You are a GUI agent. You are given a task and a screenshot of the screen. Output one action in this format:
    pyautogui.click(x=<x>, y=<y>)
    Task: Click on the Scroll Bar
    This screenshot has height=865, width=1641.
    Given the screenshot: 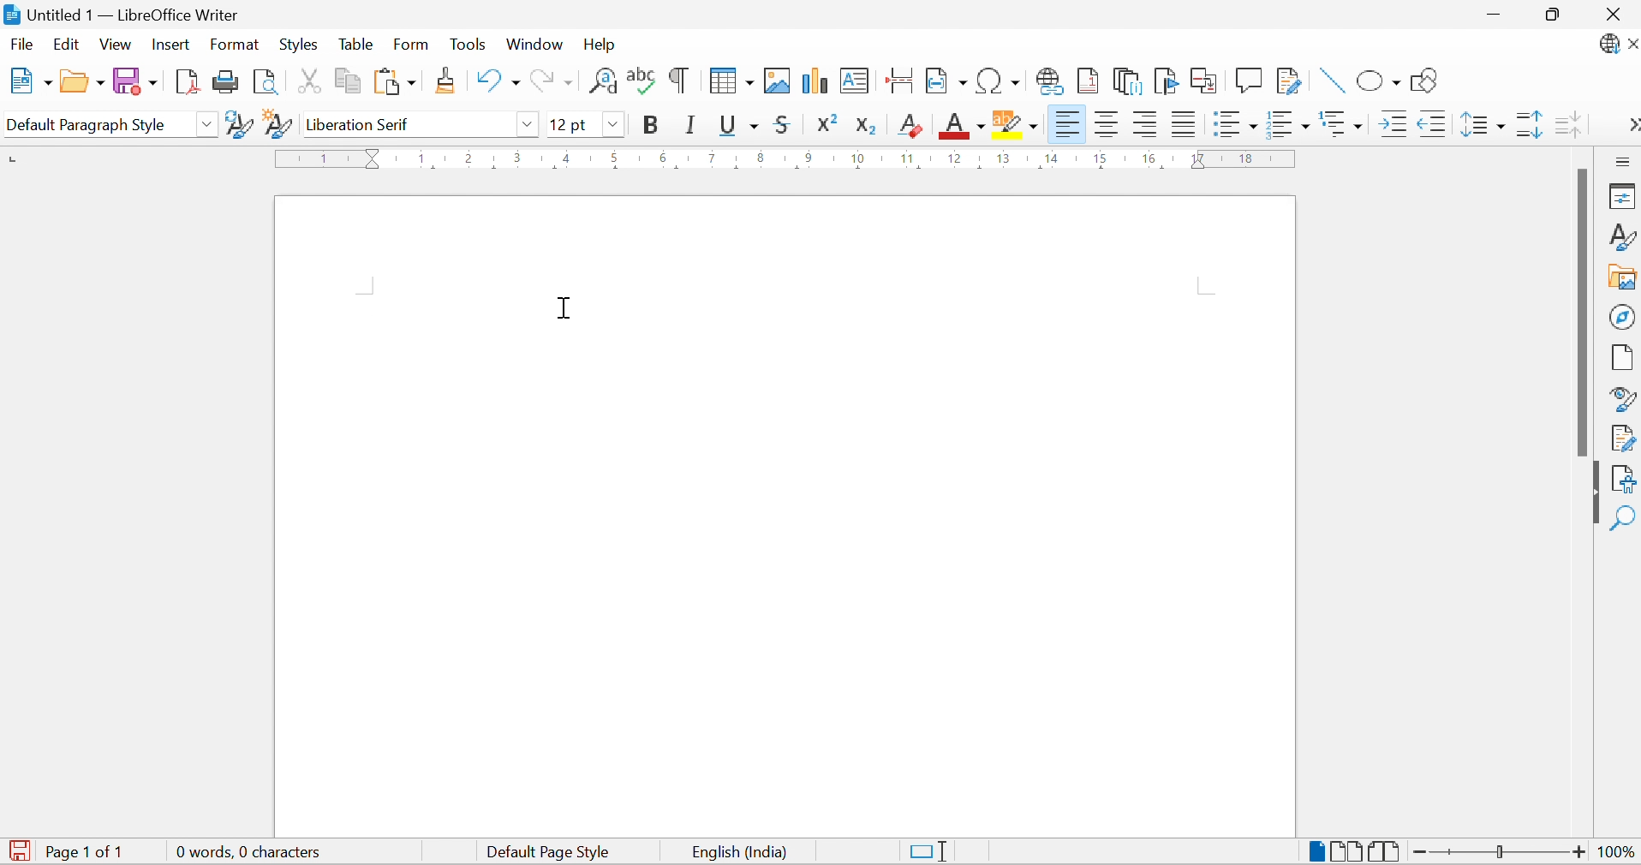 What is the action you would take?
    pyautogui.click(x=1583, y=312)
    